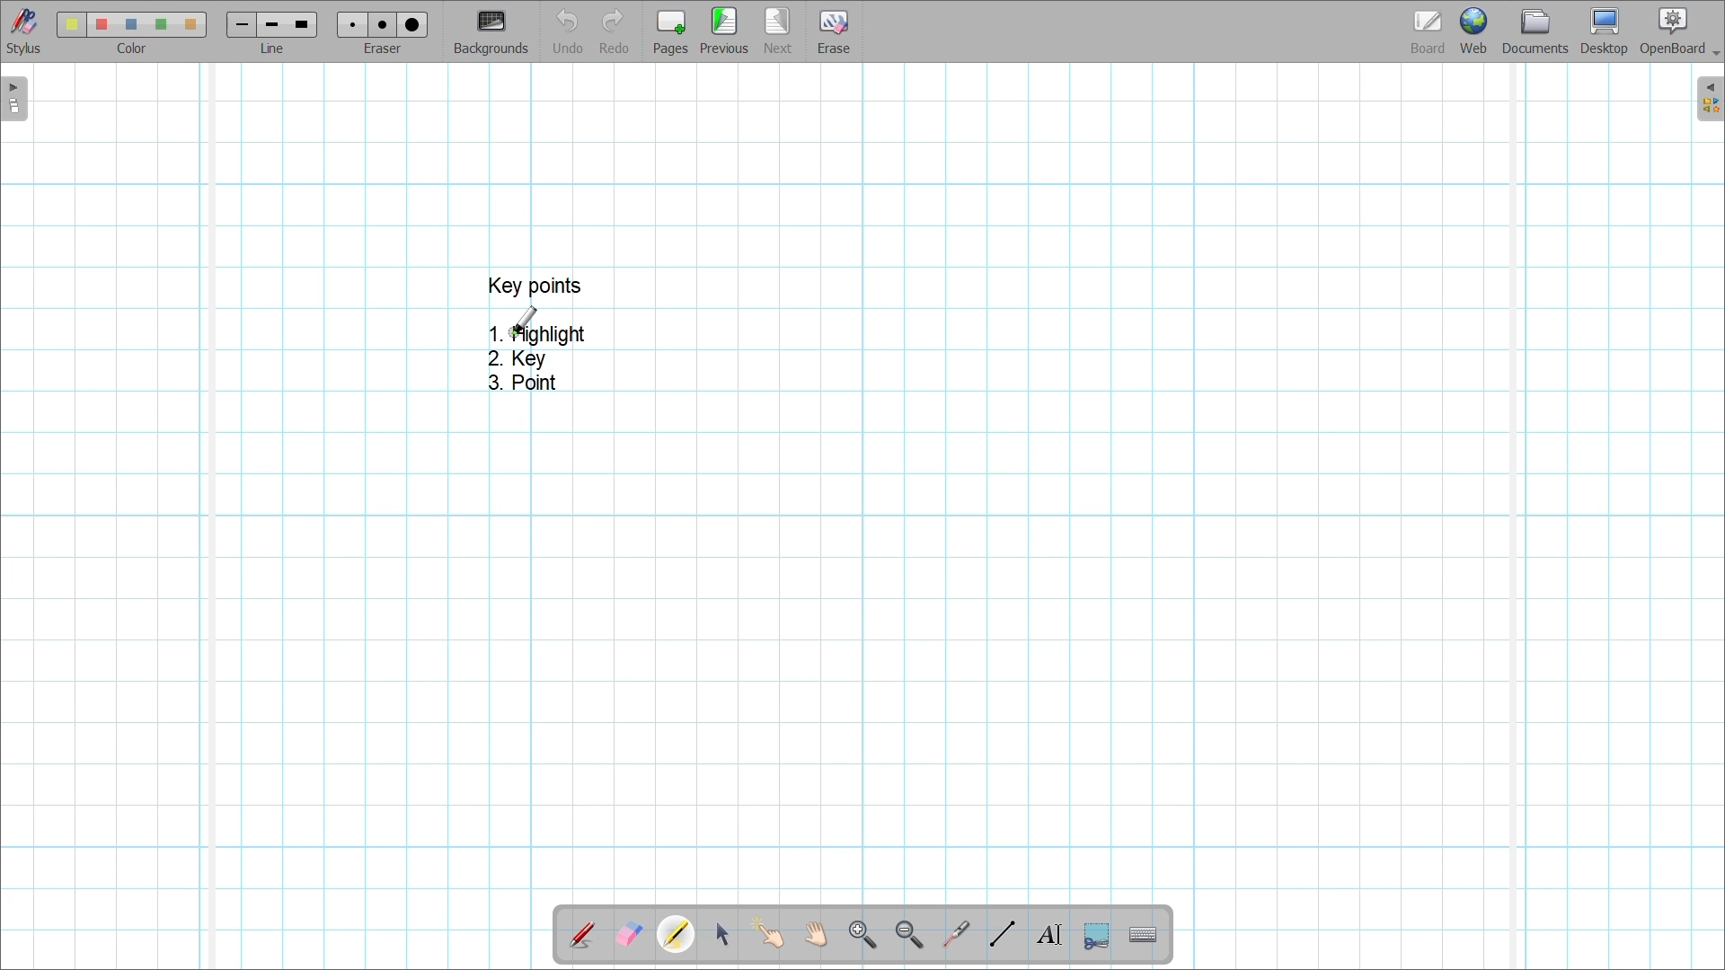 The image size is (1725, 970). What do you see at coordinates (413, 24) in the screenshot?
I see `eraser 3` at bounding box center [413, 24].